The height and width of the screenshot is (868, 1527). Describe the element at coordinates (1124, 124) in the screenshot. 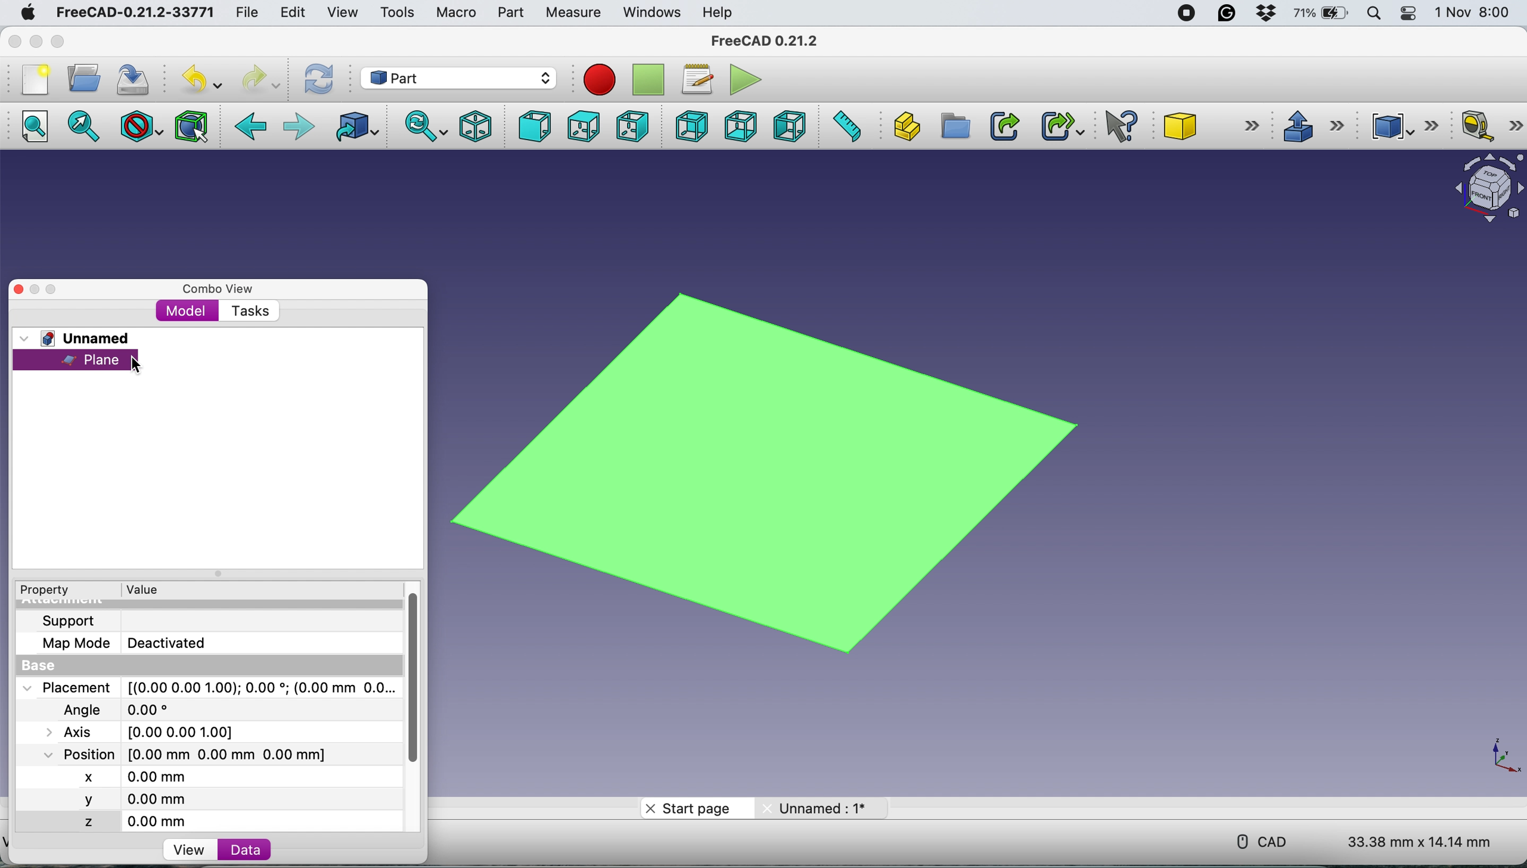

I see `what's this` at that location.